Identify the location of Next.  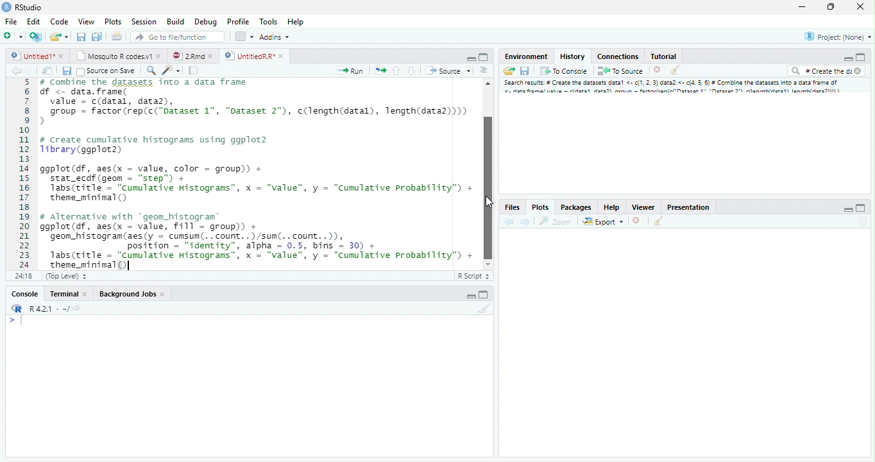
(525, 223).